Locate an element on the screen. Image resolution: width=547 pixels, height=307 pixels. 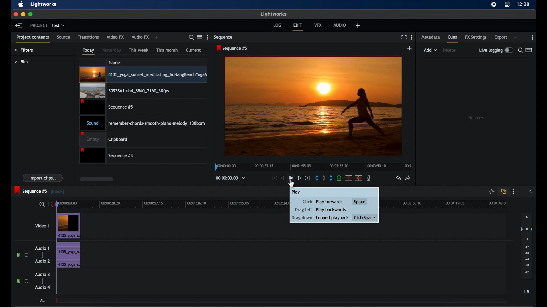
add a cue at current position is located at coordinates (340, 178).